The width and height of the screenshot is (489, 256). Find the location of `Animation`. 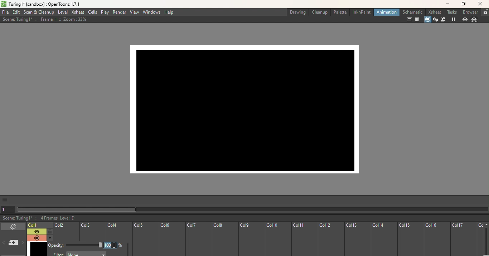

Animation is located at coordinates (385, 12).